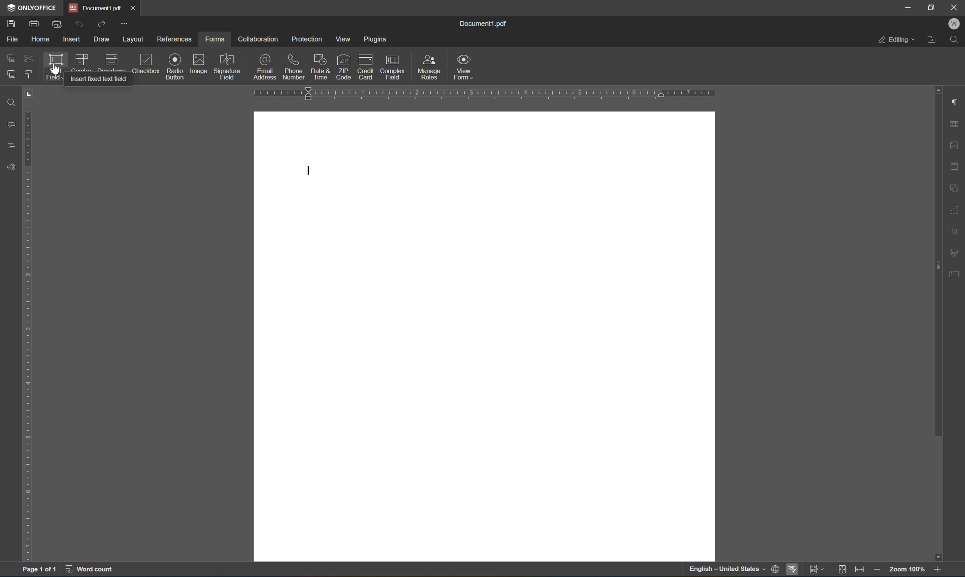 This screenshot has width=965, height=577. What do you see at coordinates (83, 62) in the screenshot?
I see `combo box` at bounding box center [83, 62].